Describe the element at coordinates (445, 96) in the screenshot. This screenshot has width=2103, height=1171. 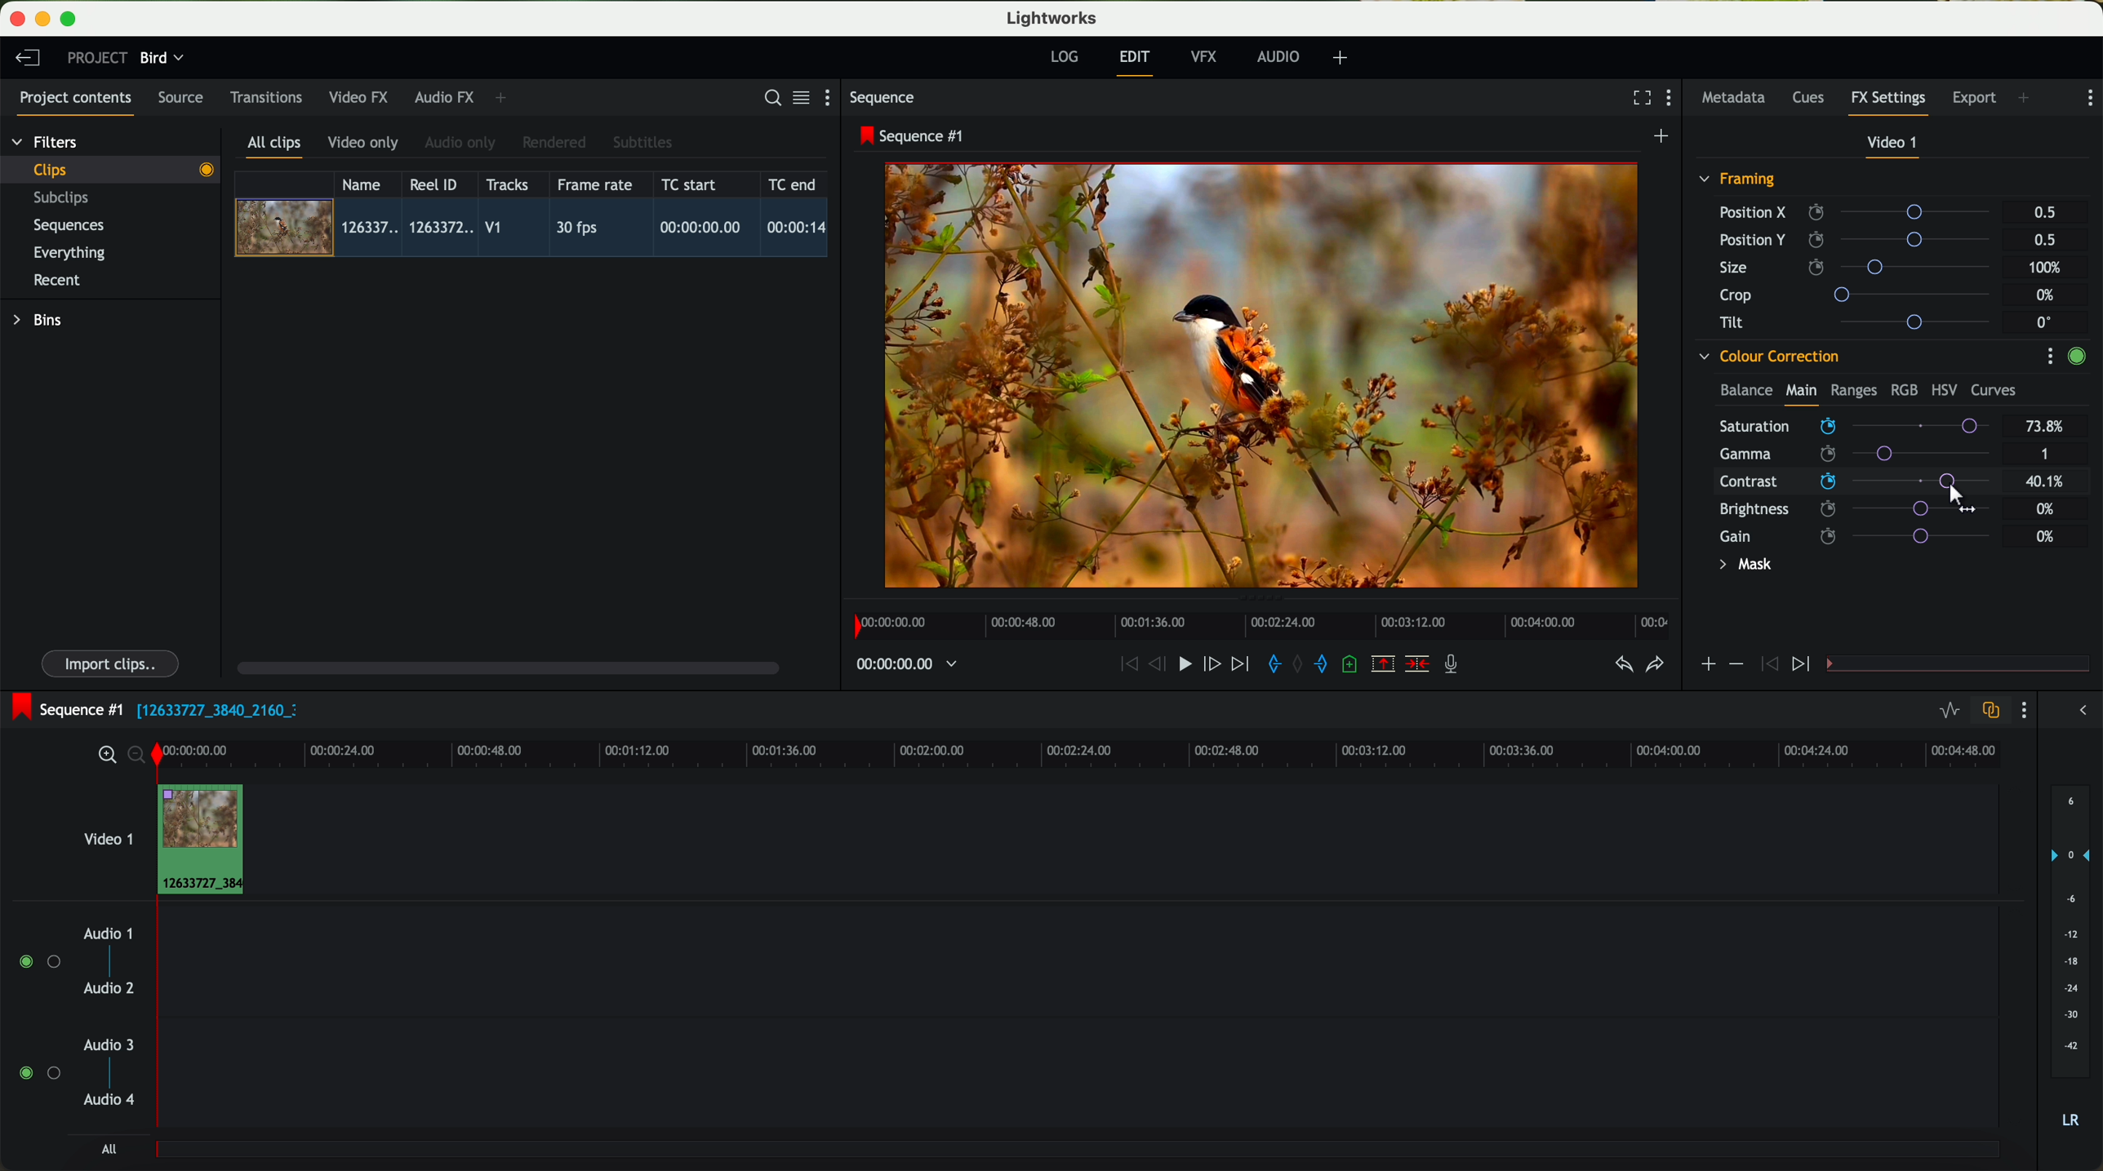
I see `audio FX` at that location.